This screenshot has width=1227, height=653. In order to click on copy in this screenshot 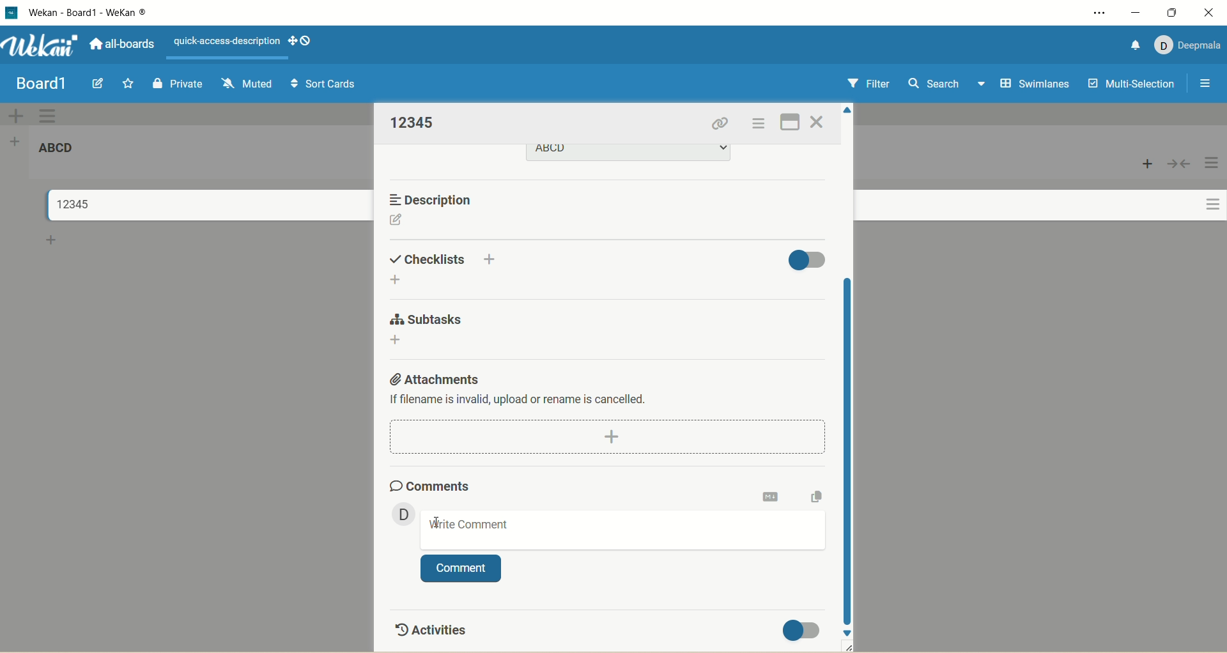, I will do `click(817, 496)`.